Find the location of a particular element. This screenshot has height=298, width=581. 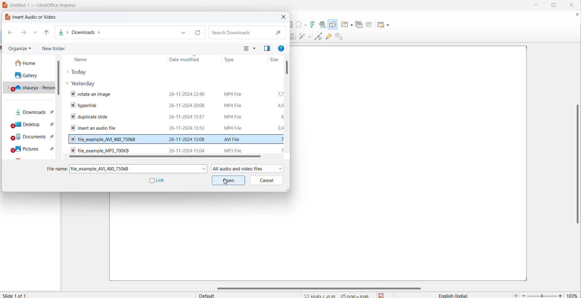

yesterday files dropdown button is located at coordinates (84, 84).